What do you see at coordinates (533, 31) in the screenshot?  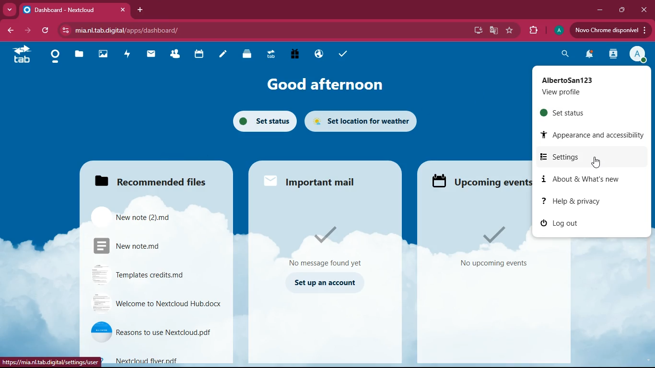 I see `extensions` at bounding box center [533, 31].